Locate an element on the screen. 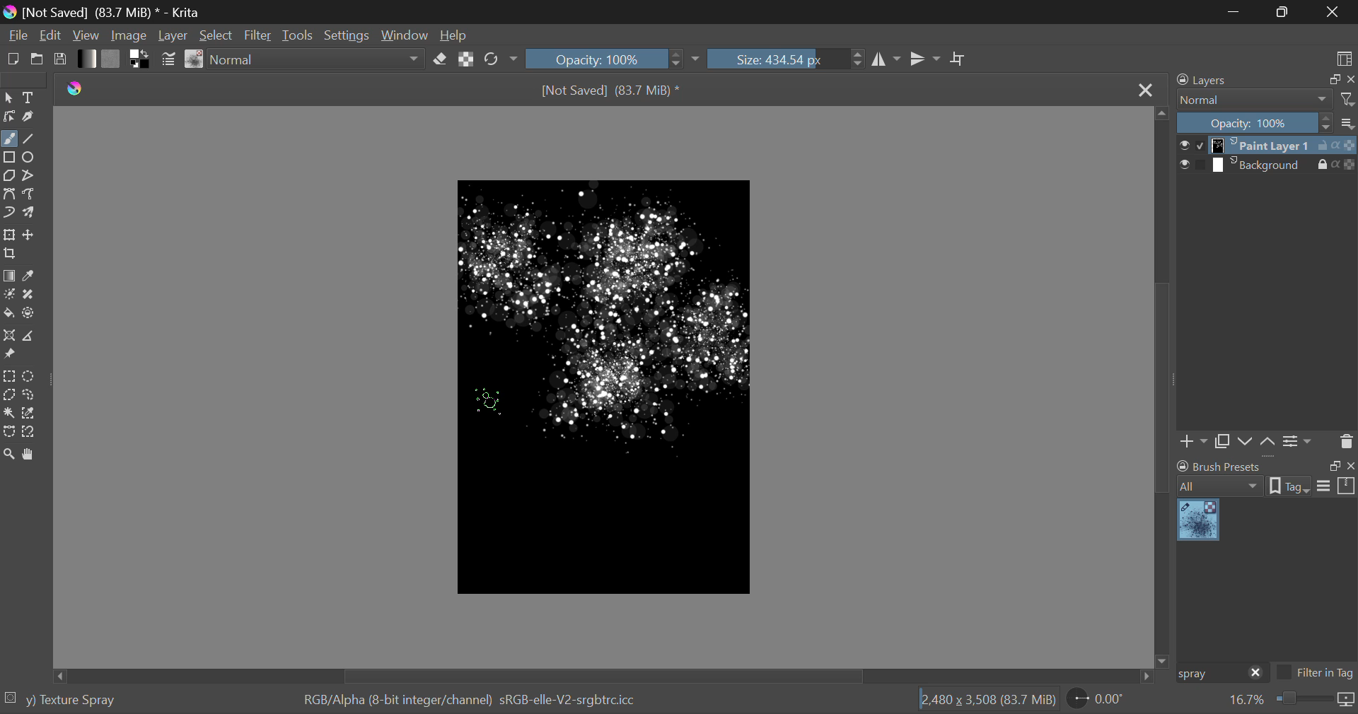 This screenshot has height=714, width=1358. brush presets  is located at coordinates (1219, 466).